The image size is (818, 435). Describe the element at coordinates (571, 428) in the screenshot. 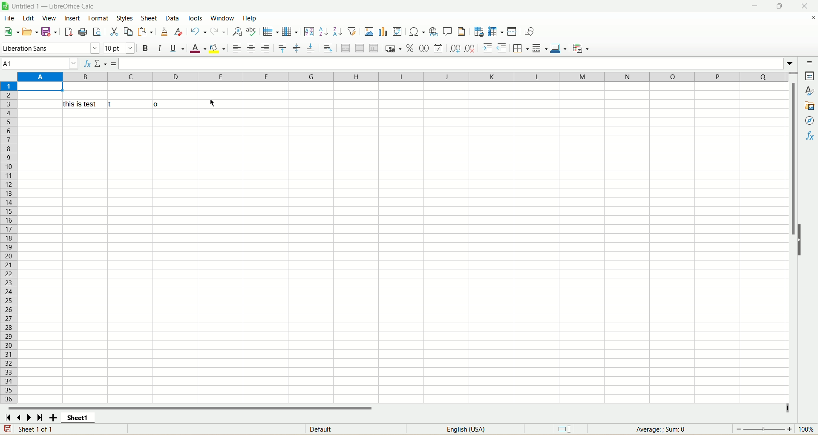

I see `standard selection` at that location.